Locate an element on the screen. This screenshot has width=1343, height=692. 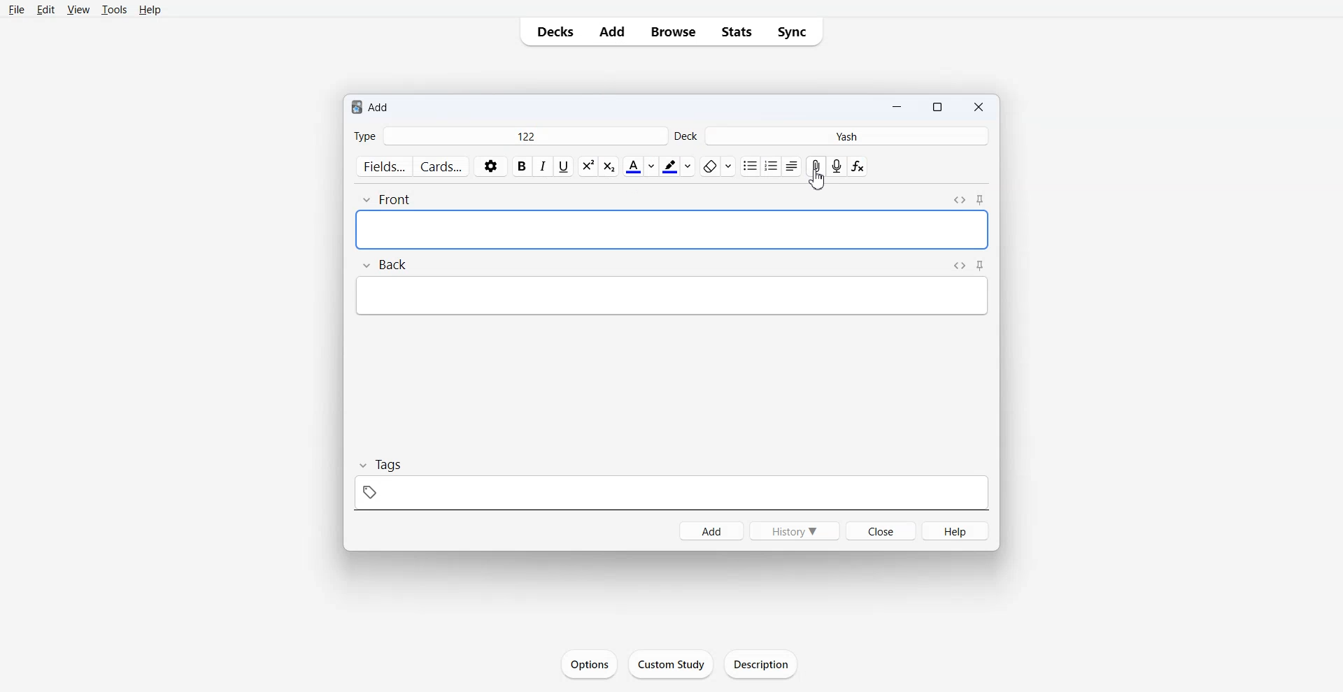
Toggle HTML is located at coordinates (959, 266).